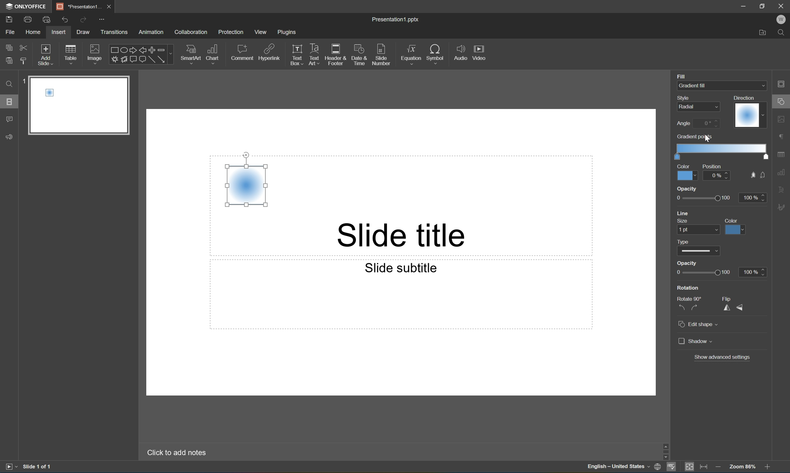 This screenshot has height=473, width=790. I want to click on Radial, so click(687, 106).